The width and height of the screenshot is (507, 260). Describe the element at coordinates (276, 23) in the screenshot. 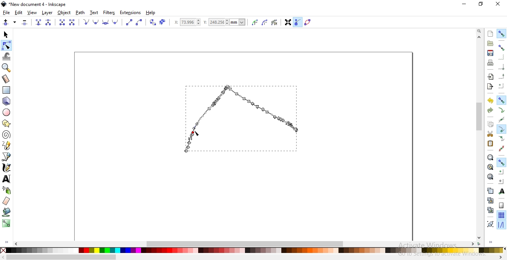

I see `show next editable path effect parameter` at that location.